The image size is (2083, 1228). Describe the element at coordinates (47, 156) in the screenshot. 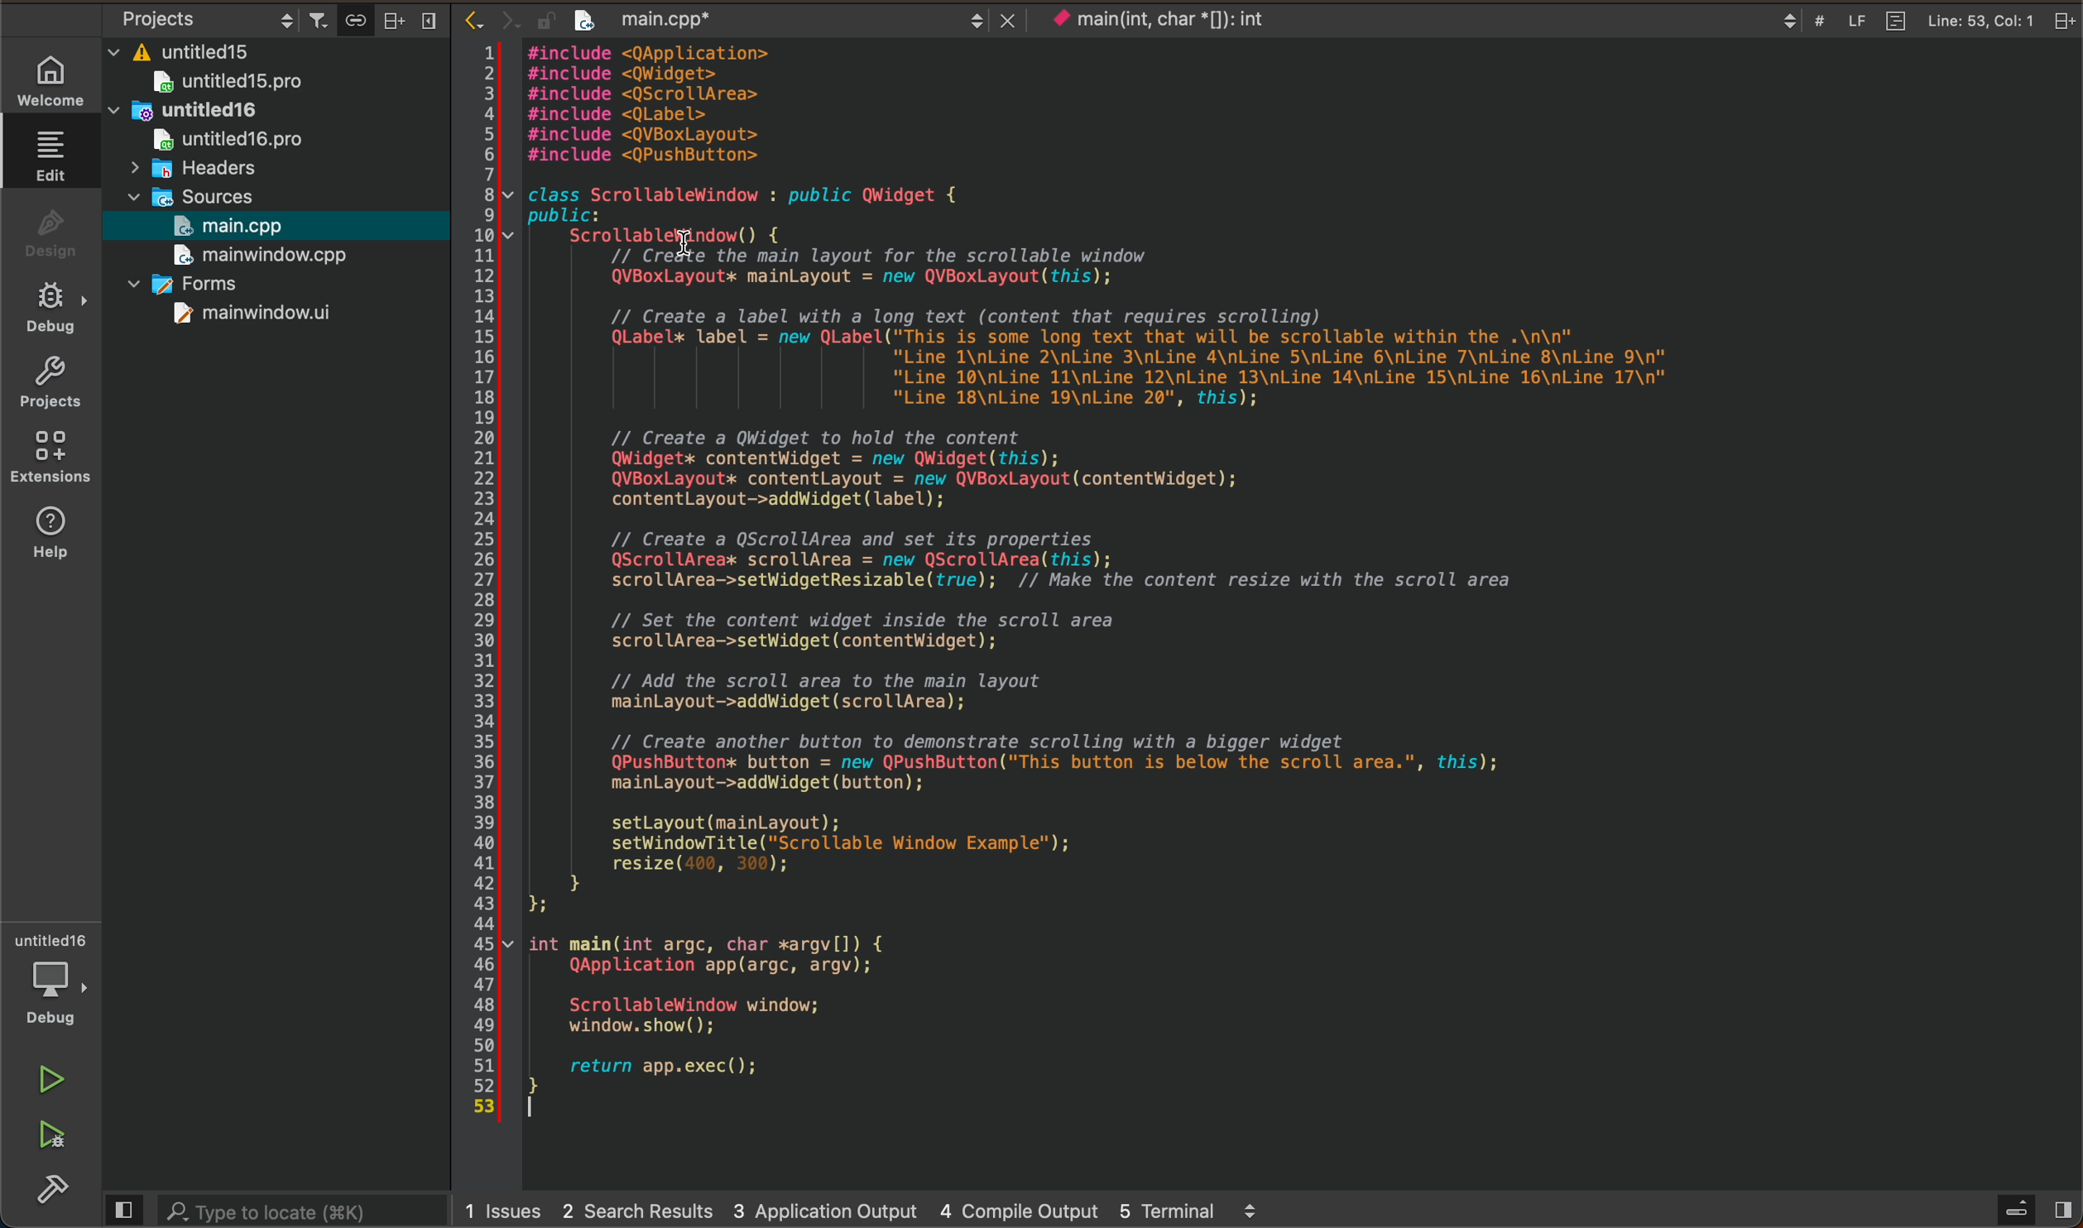

I see `edit` at that location.